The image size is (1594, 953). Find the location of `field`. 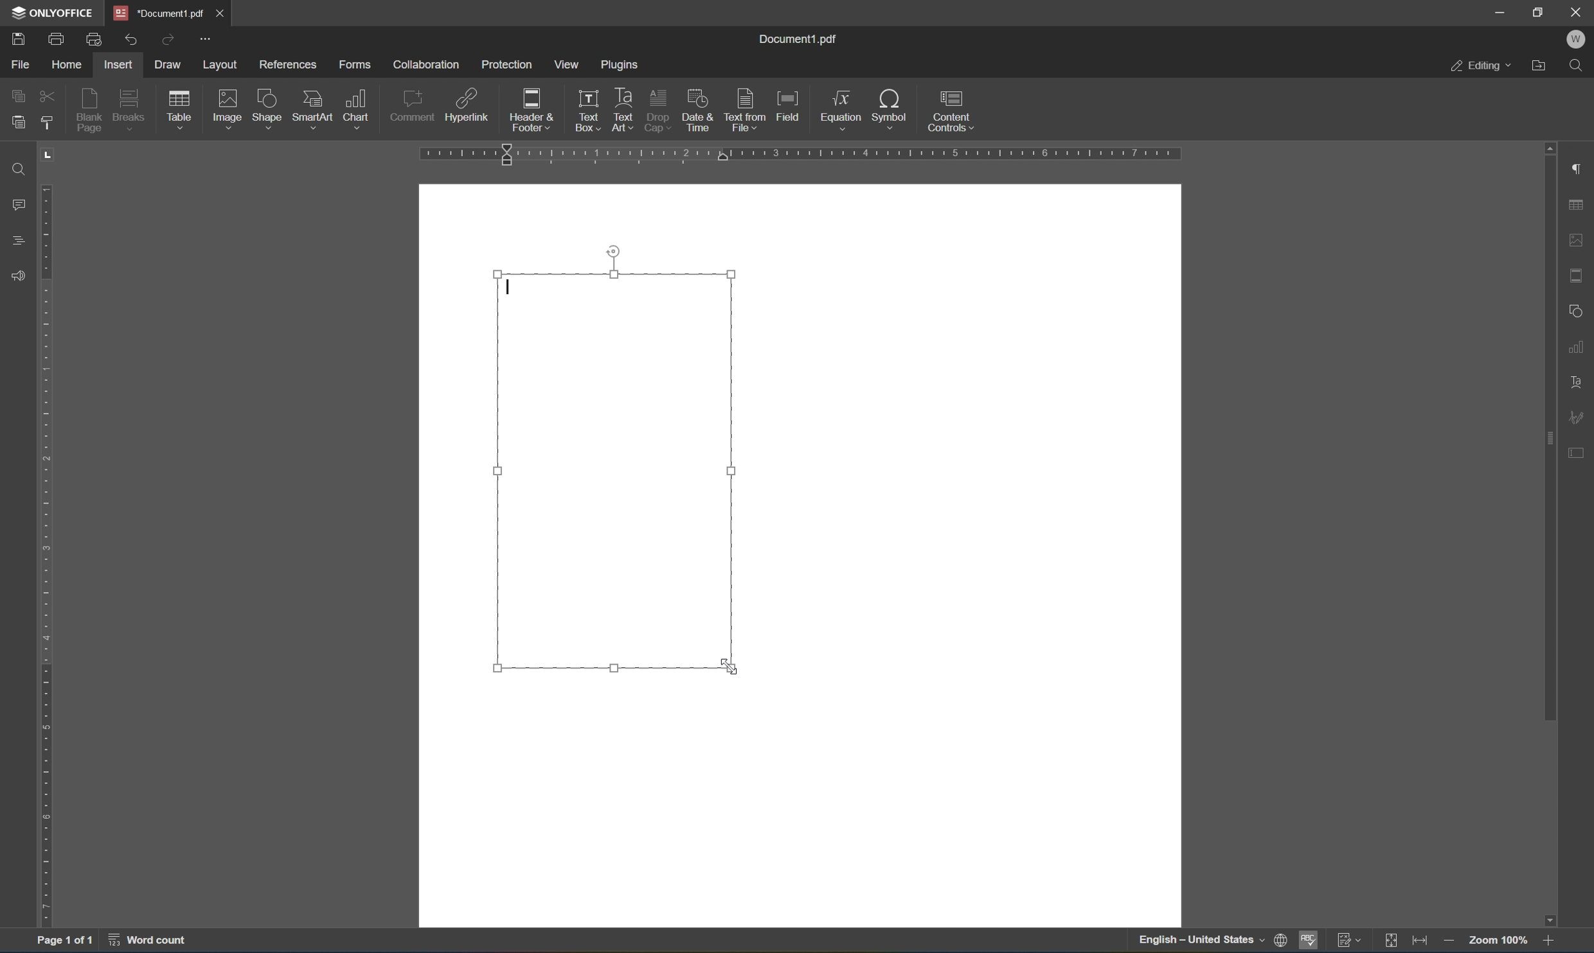

field is located at coordinates (789, 106).